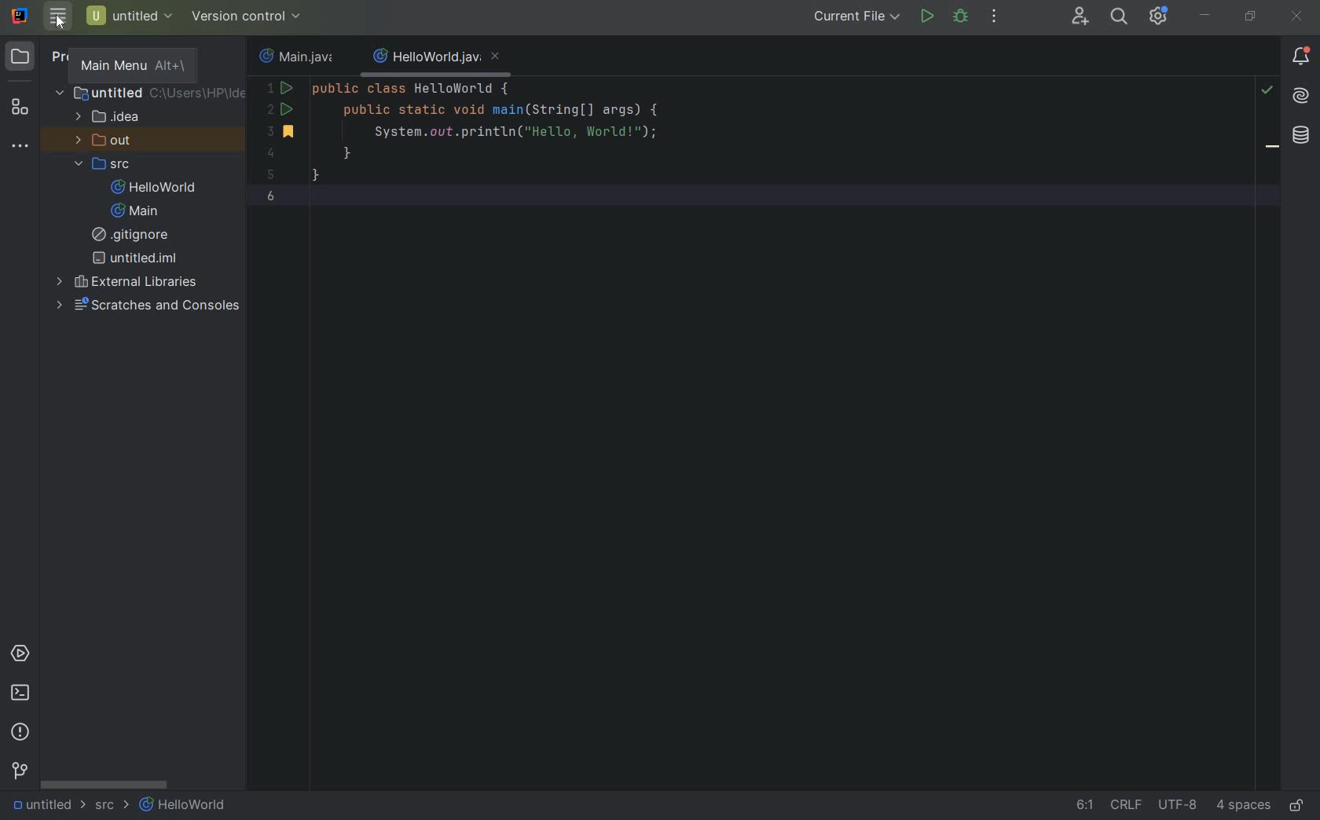  I want to click on TERMINAL, so click(19, 694).